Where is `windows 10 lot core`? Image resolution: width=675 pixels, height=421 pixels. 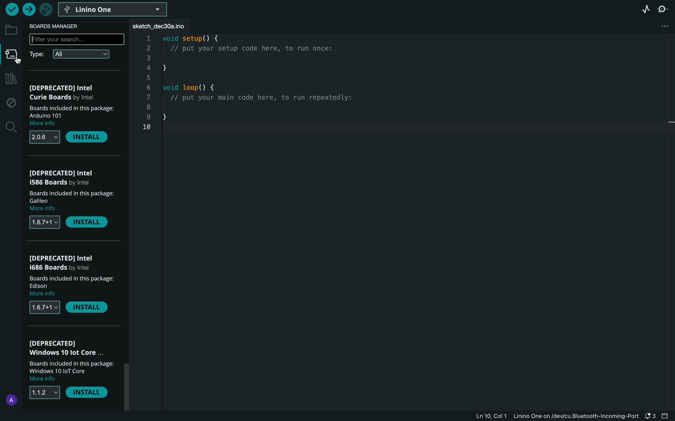
windows 10 lot core is located at coordinates (69, 348).